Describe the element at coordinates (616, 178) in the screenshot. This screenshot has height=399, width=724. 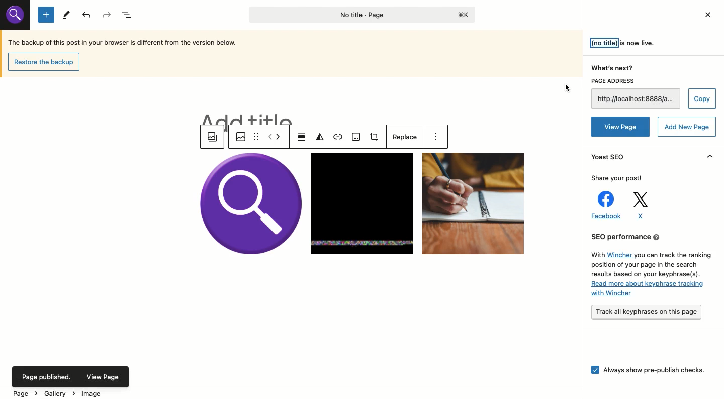
I see `Shared your post` at that location.